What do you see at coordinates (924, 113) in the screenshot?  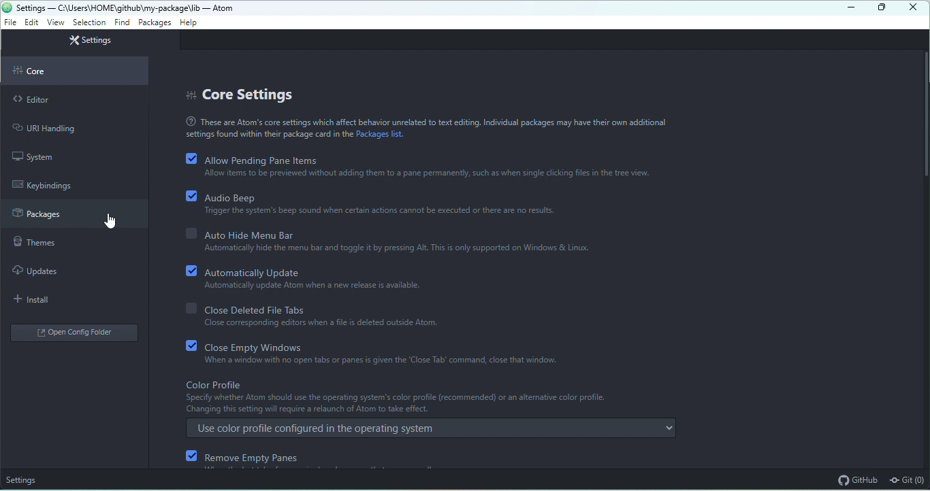 I see `vertical scrollbar` at bounding box center [924, 113].